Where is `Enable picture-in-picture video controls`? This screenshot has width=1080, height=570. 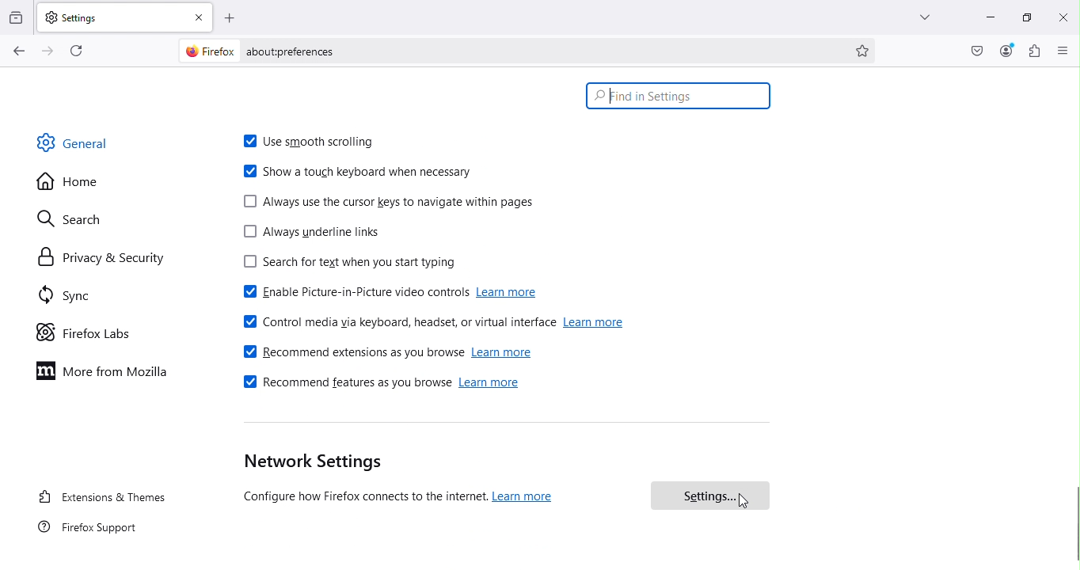 Enable picture-in-picture video controls is located at coordinates (352, 294).